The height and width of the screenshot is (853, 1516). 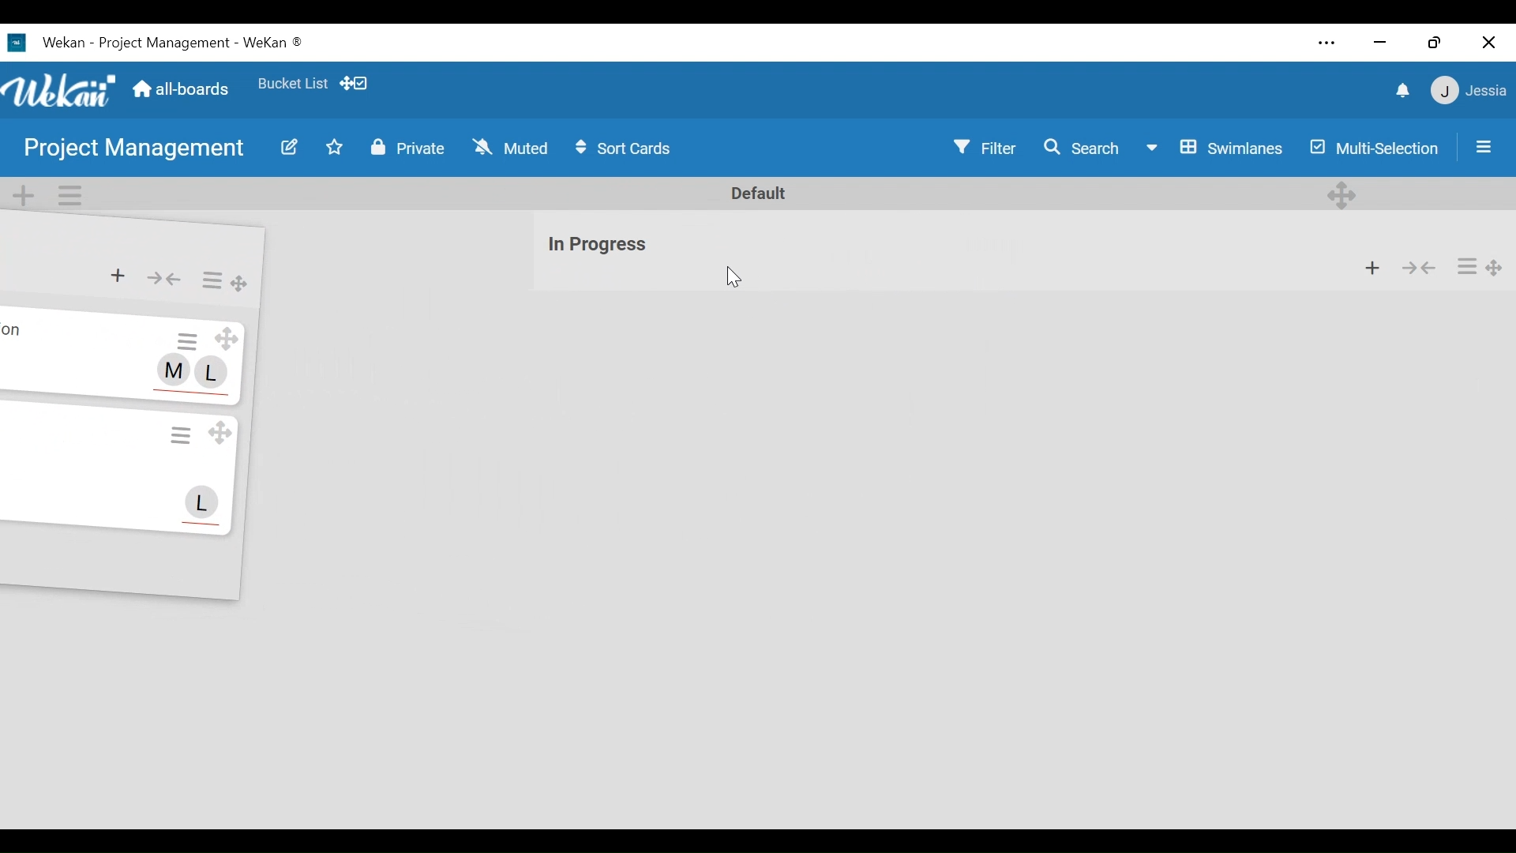 I want to click on member settings, so click(x=1468, y=89).